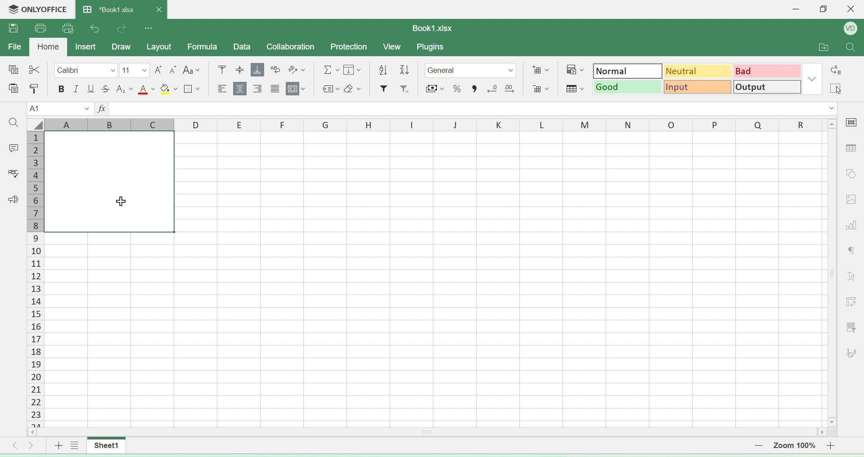 Image resolution: width=864 pixels, height=457 pixels. Describe the element at coordinates (851, 28) in the screenshot. I see `profile` at that location.